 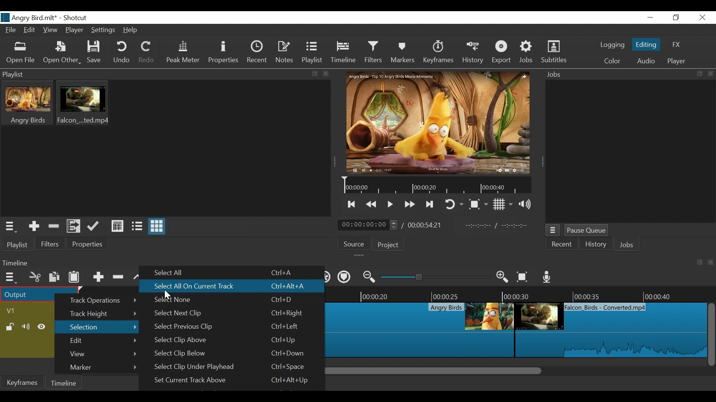 I want to click on Undo, so click(x=122, y=53).